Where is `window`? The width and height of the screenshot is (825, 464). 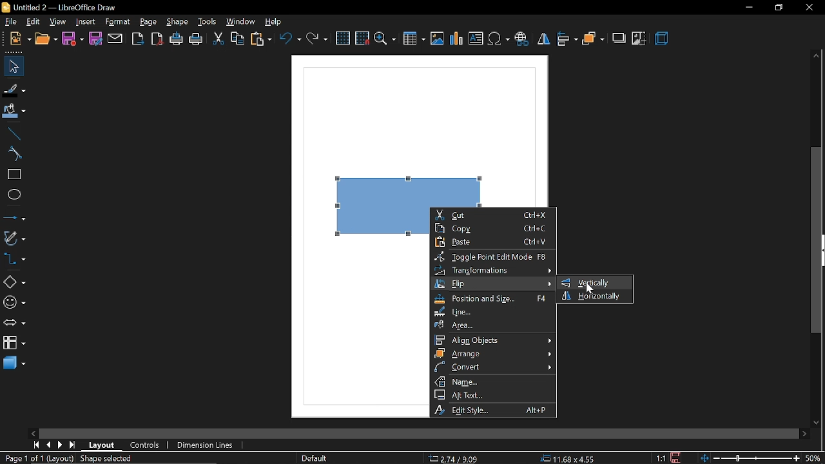
window is located at coordinates (242, 21).